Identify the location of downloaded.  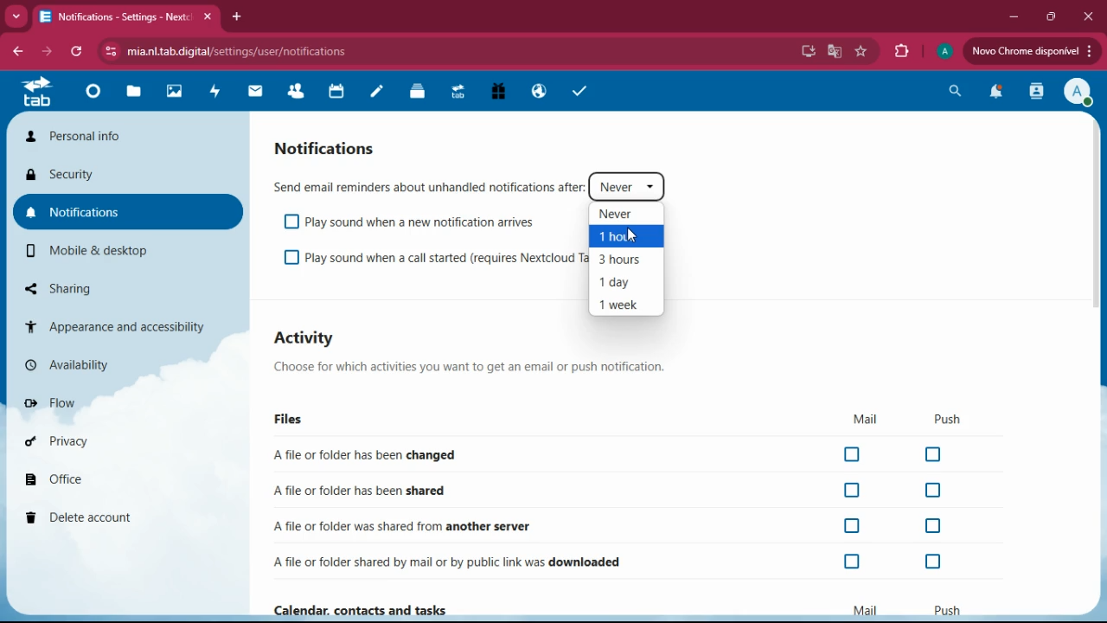
(452, 559).